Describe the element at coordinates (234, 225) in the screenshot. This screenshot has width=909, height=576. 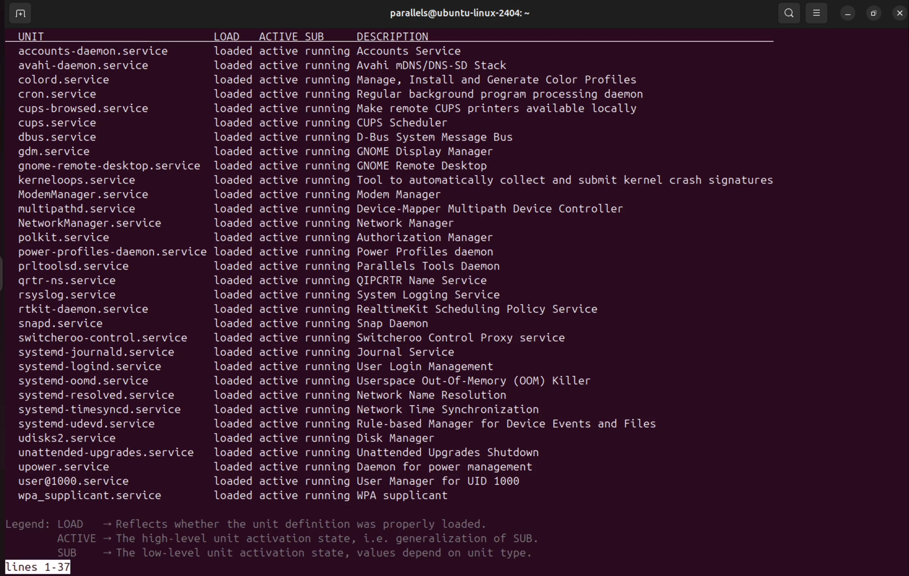
I see `loaded` at that location.